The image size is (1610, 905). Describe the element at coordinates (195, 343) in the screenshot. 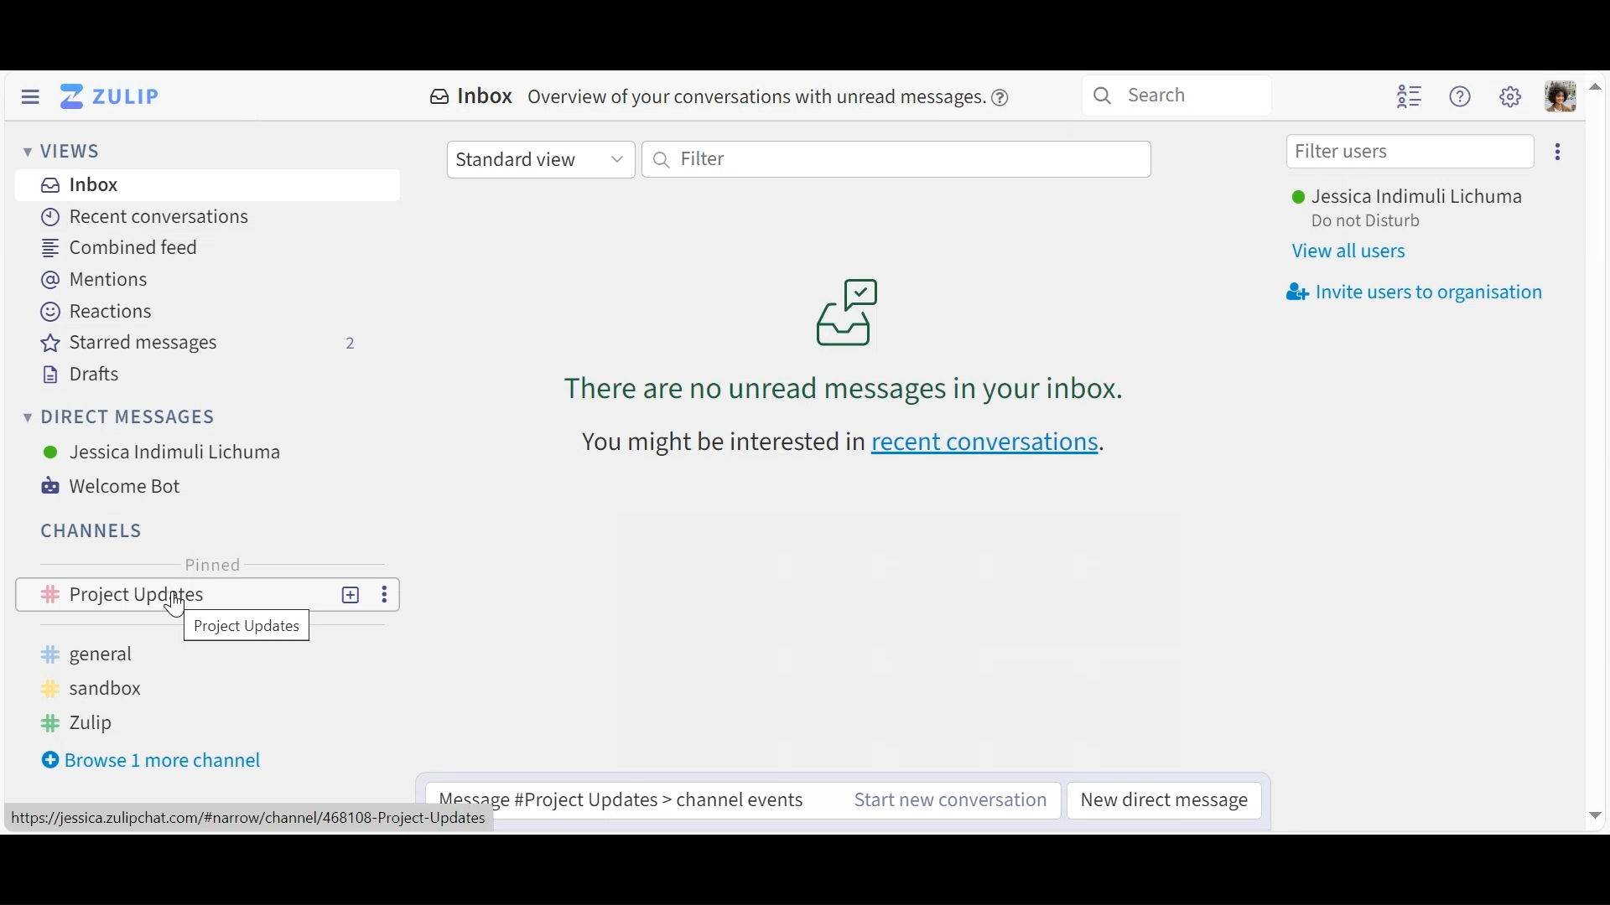

I see `Starred messages` at that location.